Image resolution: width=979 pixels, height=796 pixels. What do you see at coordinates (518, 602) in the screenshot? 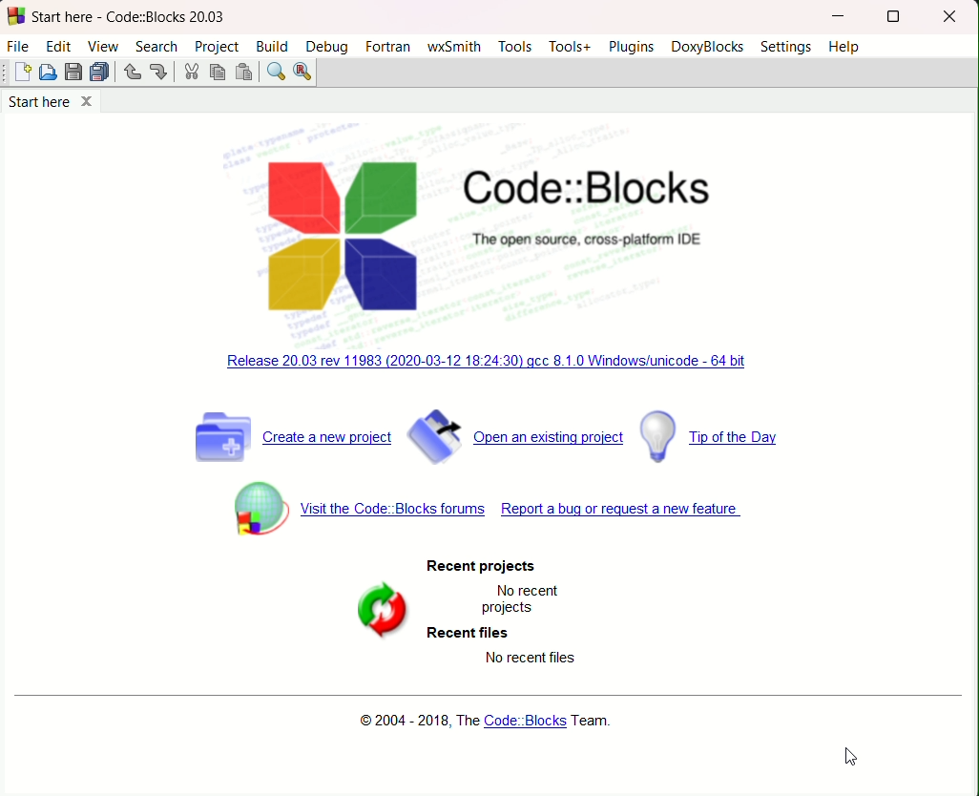
I see `` at bounding box center [518, 602].